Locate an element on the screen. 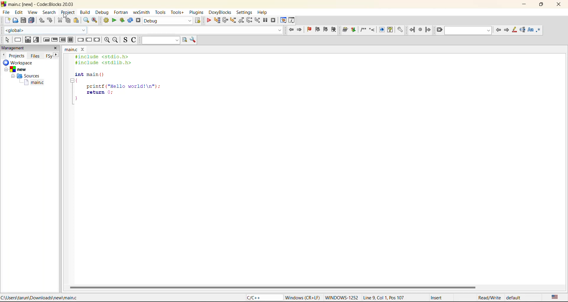  cut is located at coordinates (59, 20).